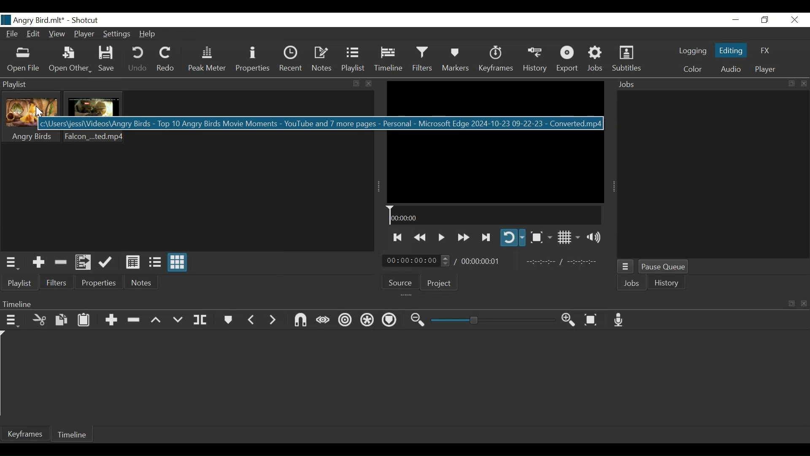  I want to click on Toggle play or pause, so click(442, 236).